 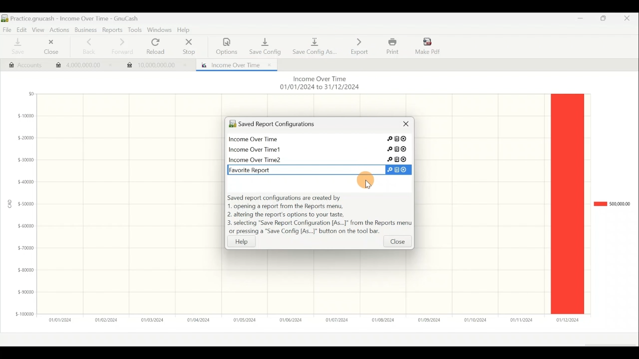 I want to click on Forward, so click(x=121, y=46).